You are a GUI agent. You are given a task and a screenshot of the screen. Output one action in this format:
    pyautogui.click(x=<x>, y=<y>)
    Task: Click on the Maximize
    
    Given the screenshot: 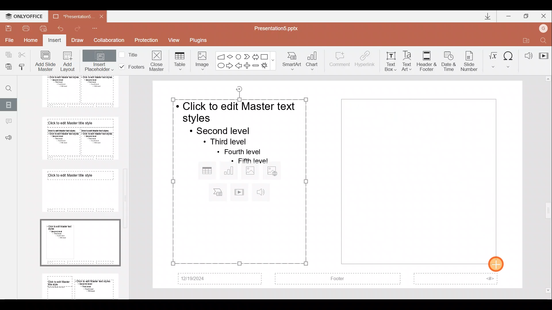 What is the action you would take?
    pyautogui.click(x=526, y=15)
    